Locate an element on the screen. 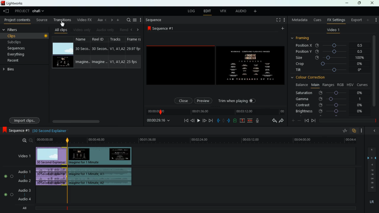  play is located at coordinates (197, 120).